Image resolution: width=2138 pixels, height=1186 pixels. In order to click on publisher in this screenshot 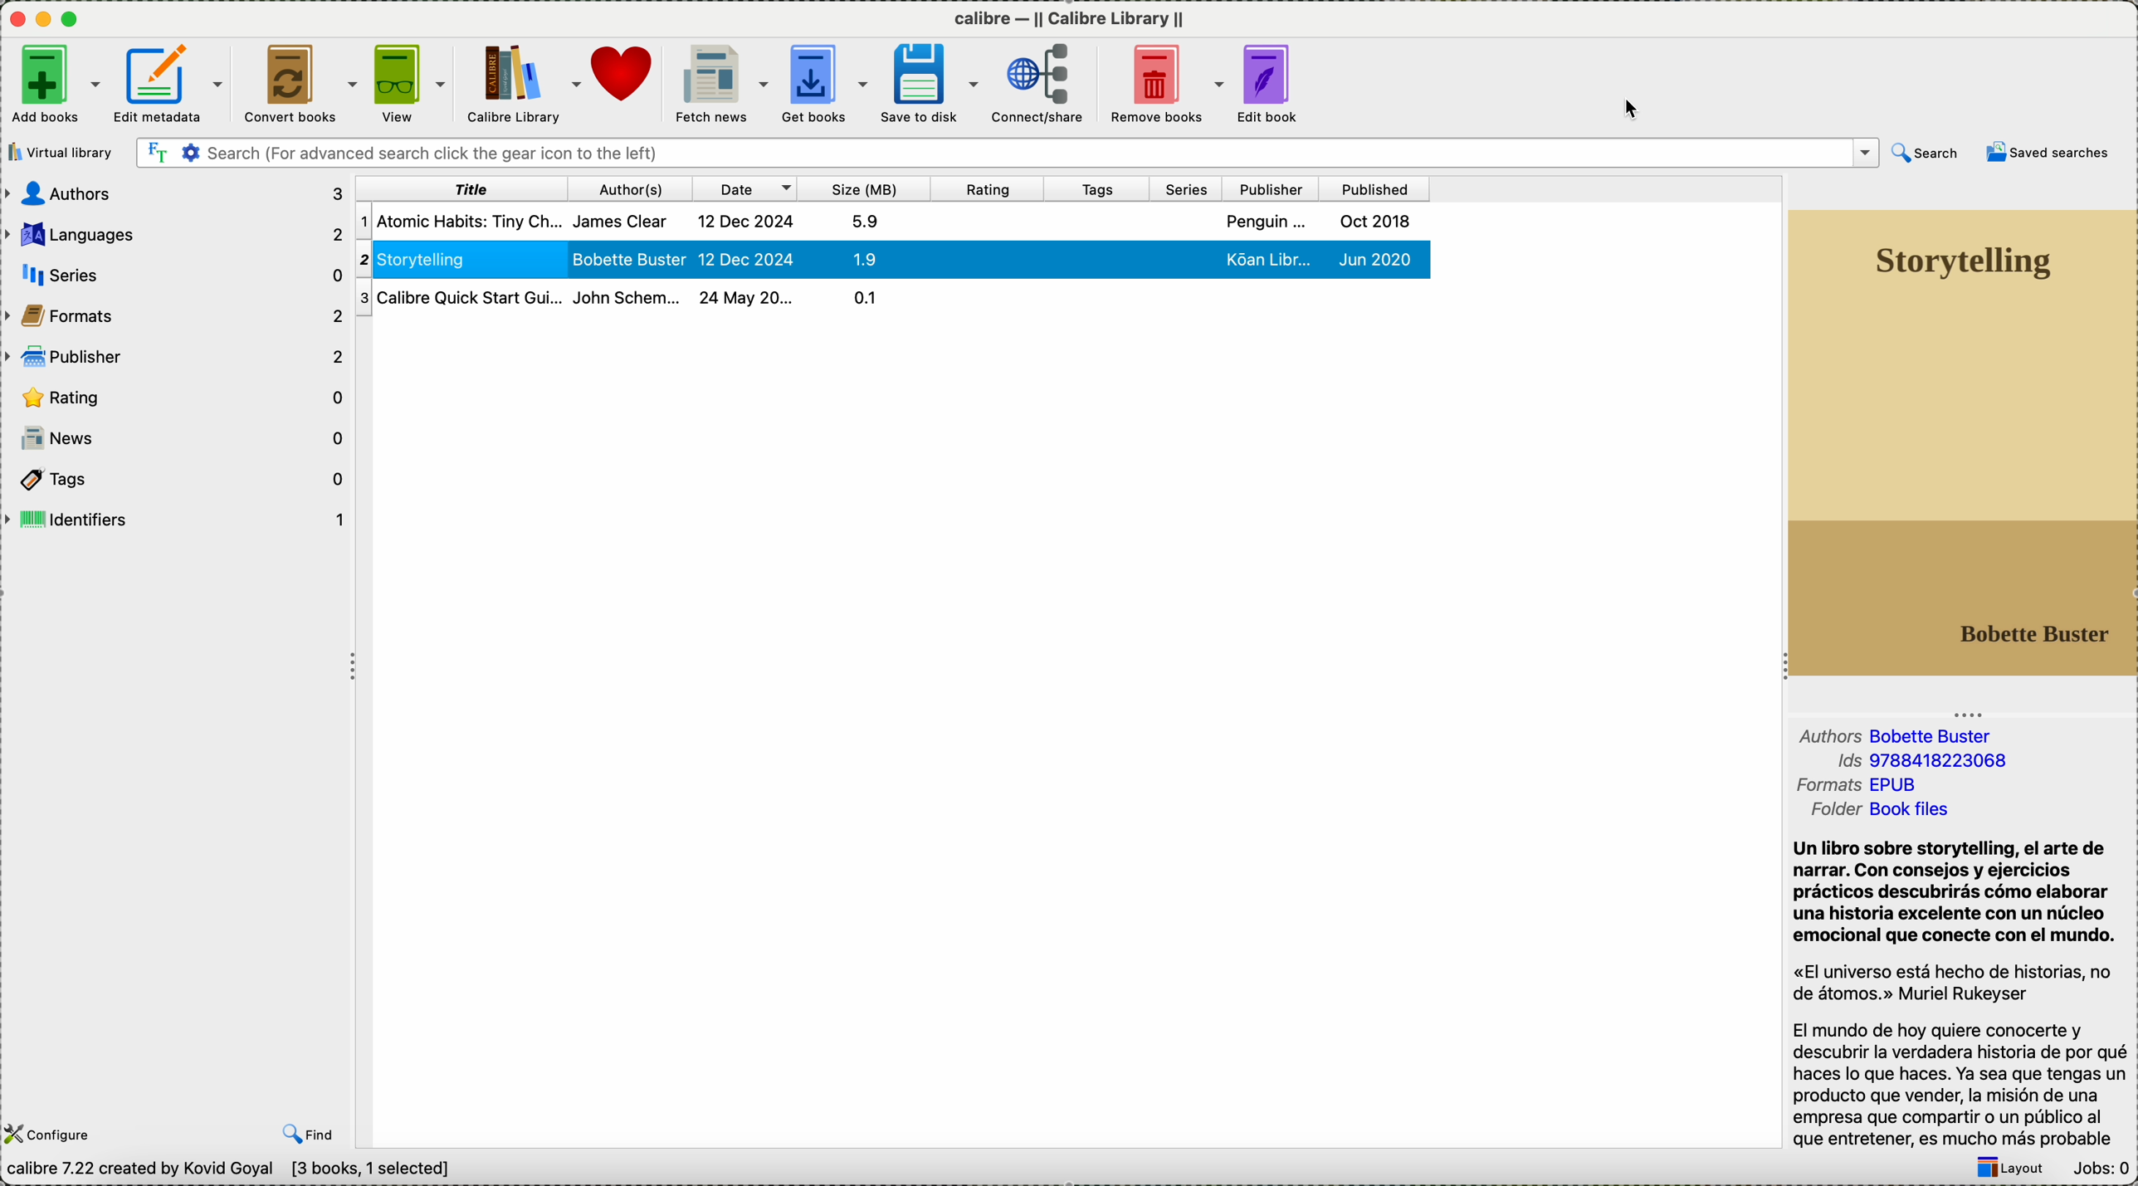, I will do `click(1271, 190)`.